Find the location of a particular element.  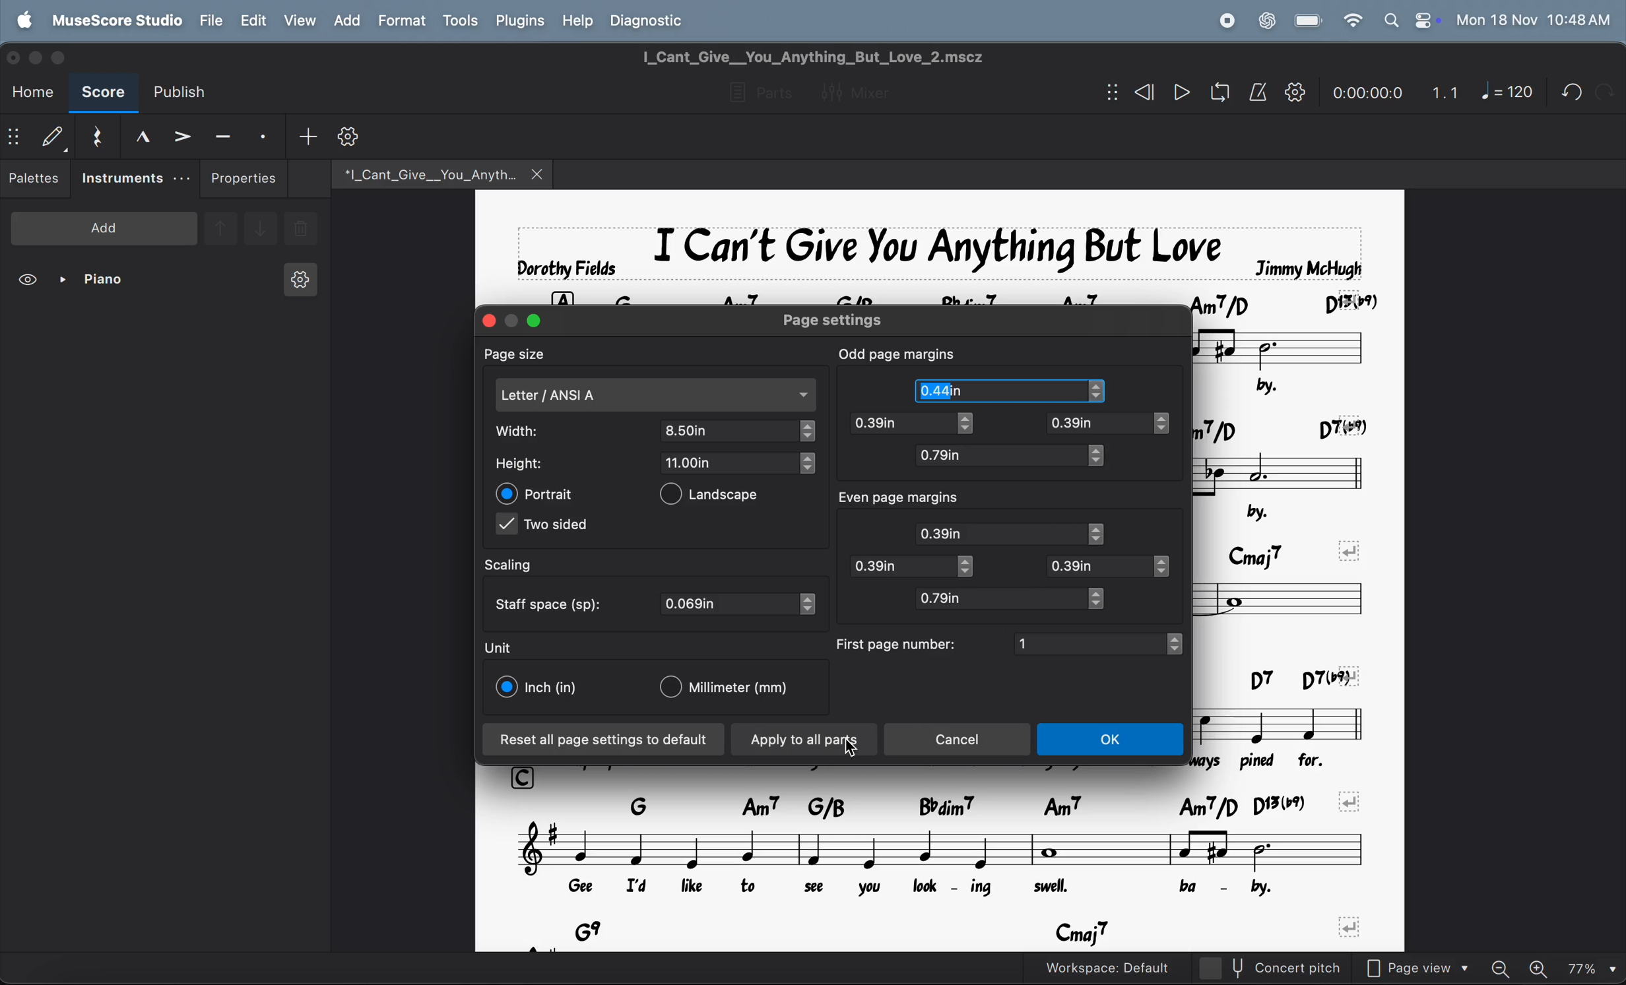

file is located at coordinates (212, 20).